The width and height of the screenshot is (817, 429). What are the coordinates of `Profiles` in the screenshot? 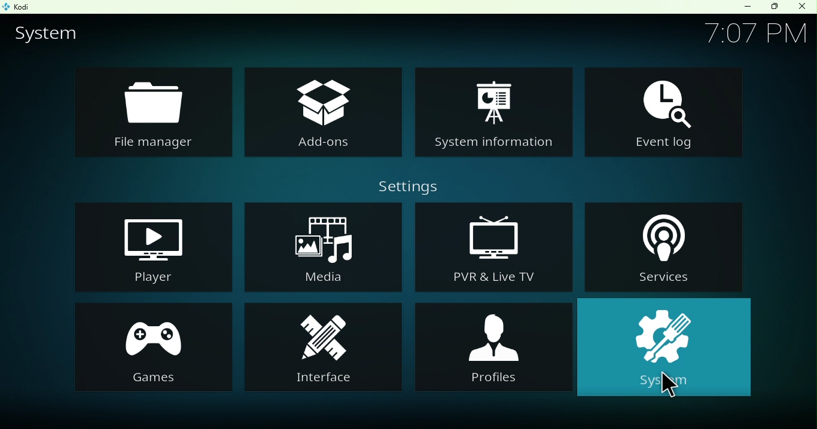 It's located at (497, 348).